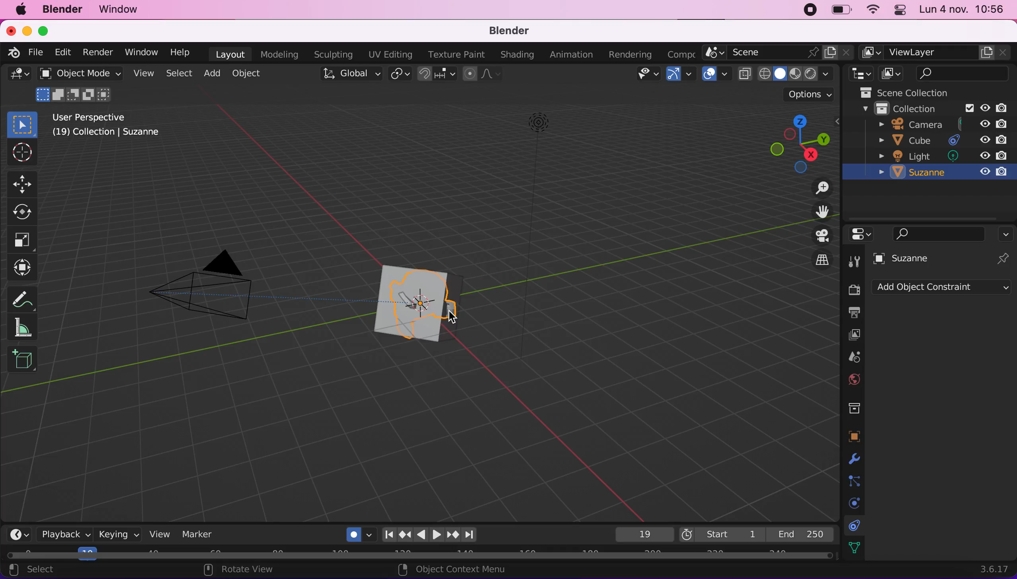  What do you see at coordinates (720, 533) in the screenshot?
I see `first frame` at bounding box center [720, 533].